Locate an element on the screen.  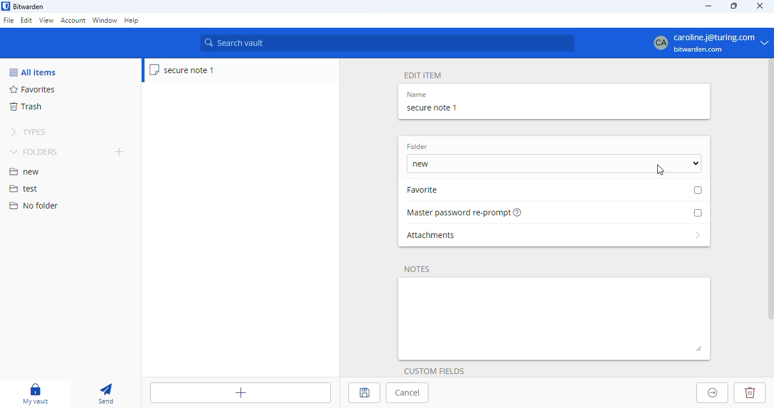
edit is located at coordinates (27, 20).